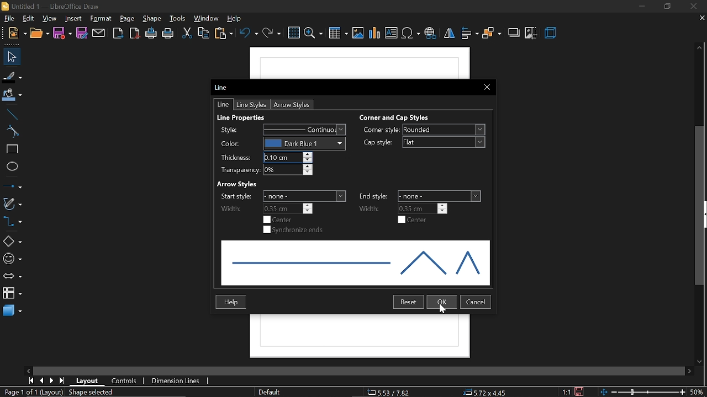 The image size is (707, 397). I want to click on arrange, so click(491, 35).